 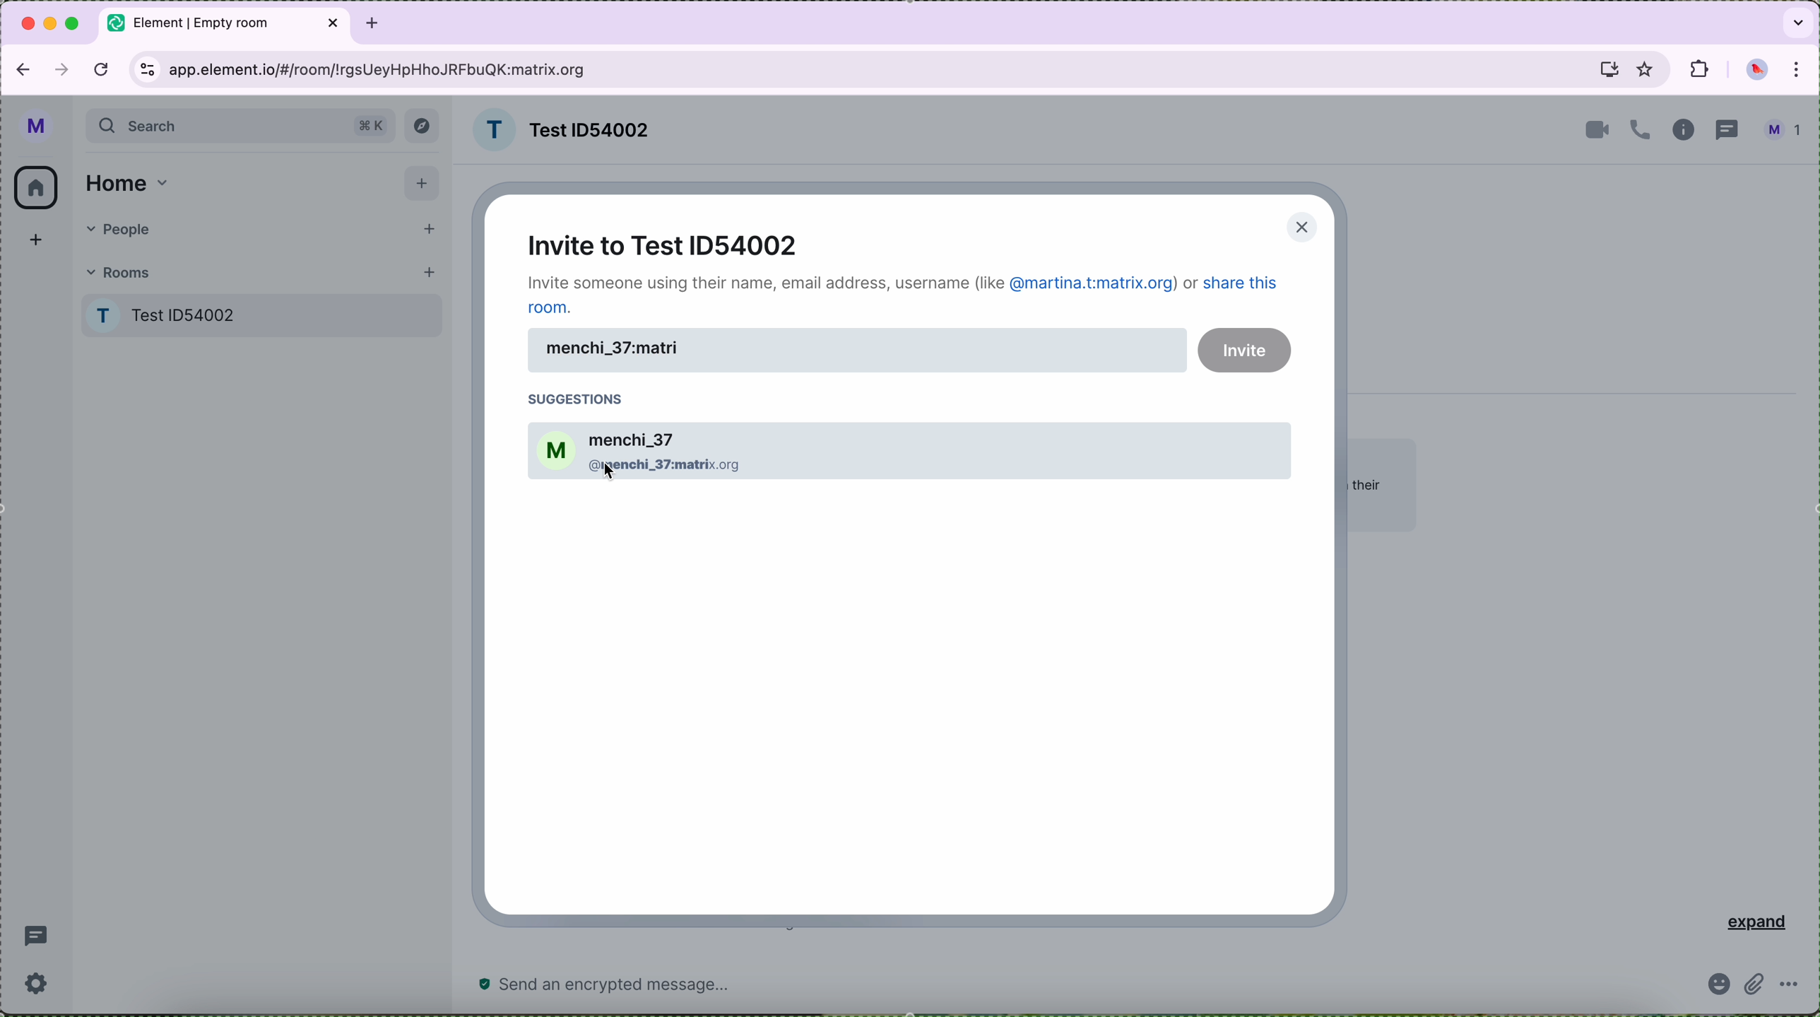 What do you see at coordinates (60, 70) in the screenshot?
I see `navigate foward` at bounding box center [60, 70].